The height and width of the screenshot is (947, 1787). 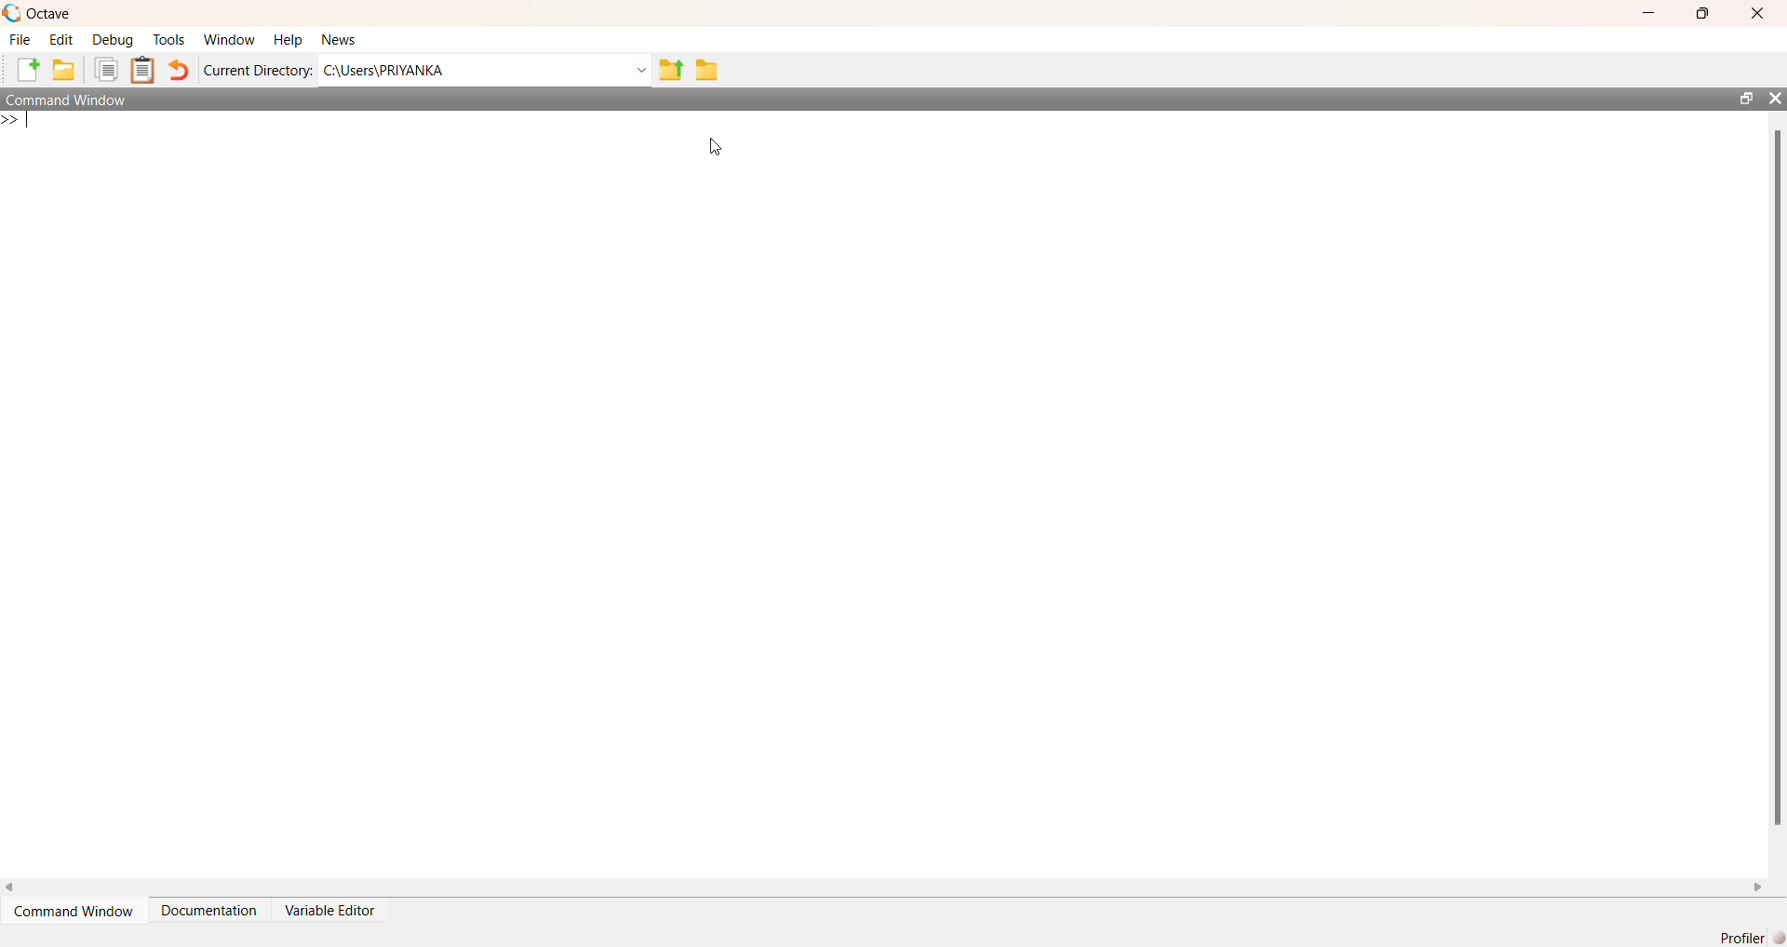 I want to click on Tools, so click(x=168, y=40).